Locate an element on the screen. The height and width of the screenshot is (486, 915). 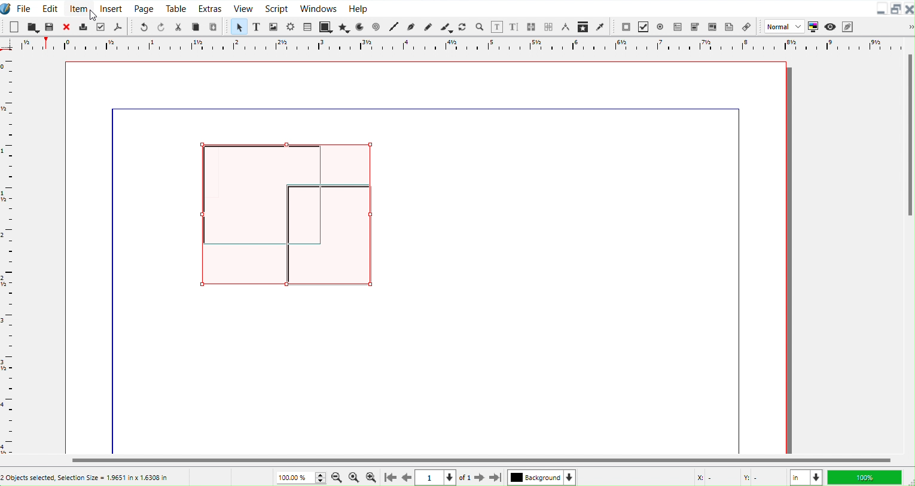
Table is located at coordinates (176, 8).